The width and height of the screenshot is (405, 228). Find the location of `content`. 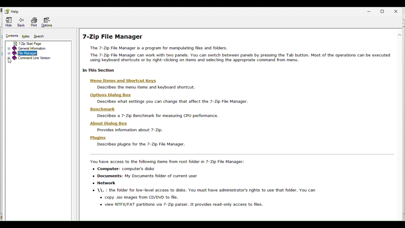

content is located at coordinates (10, 36).